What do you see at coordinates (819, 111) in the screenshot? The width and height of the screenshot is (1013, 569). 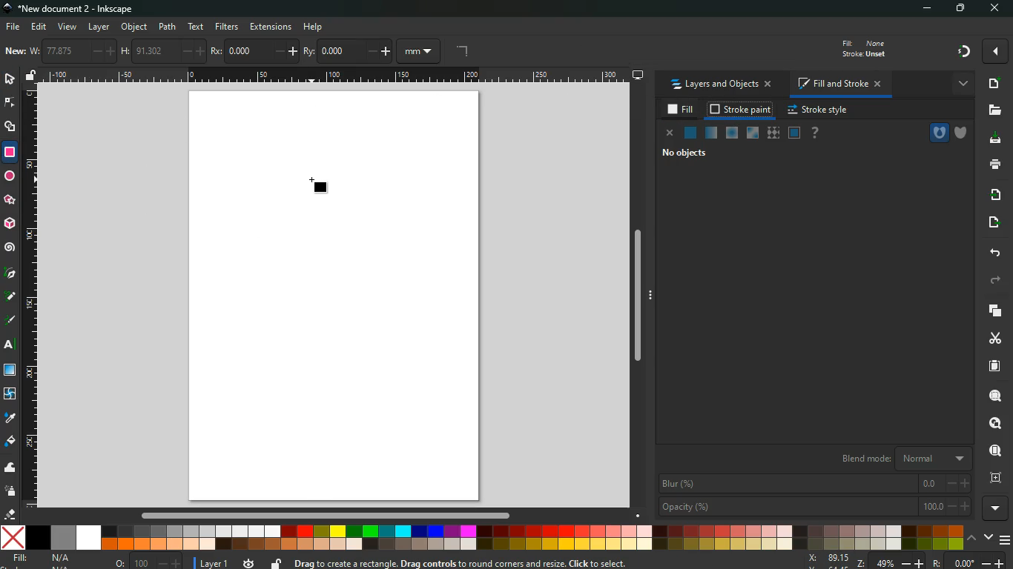 I see `stroke style` at bounding box center [819, 111].